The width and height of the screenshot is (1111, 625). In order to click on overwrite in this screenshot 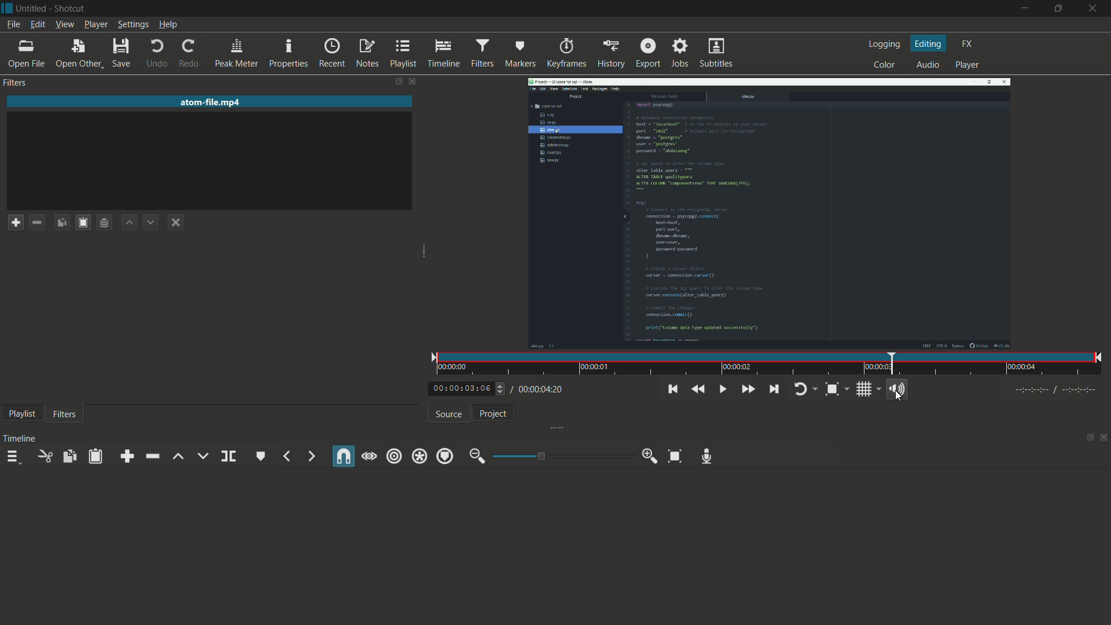, I will do `click(202, 457)`.